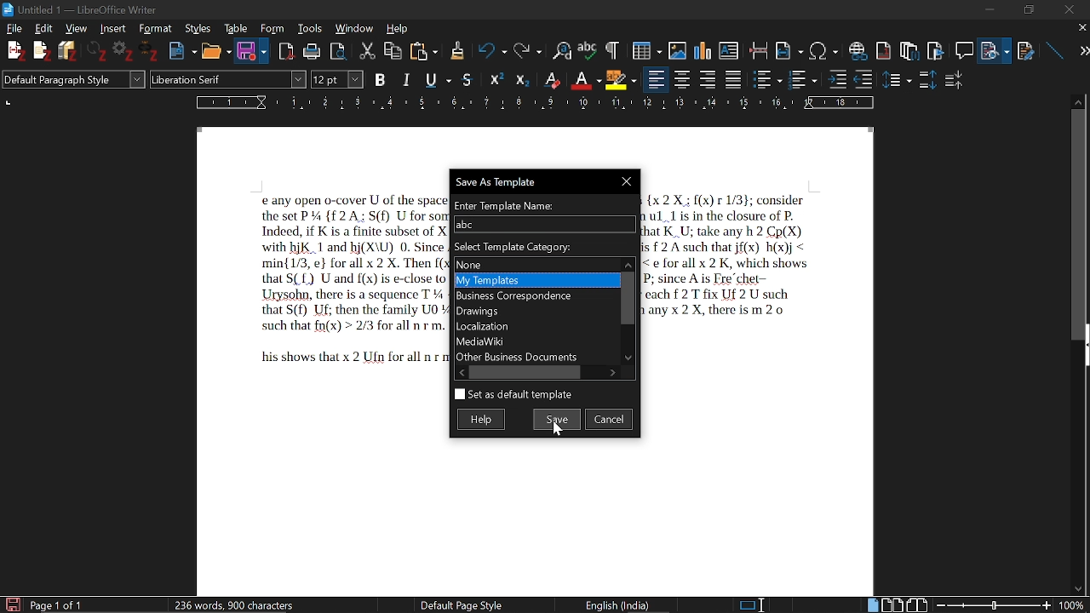  What do you see at coordinates (528, 372) in the screenshot?
I see `Horizontal scrollbar` at bounding box center [528, 372].